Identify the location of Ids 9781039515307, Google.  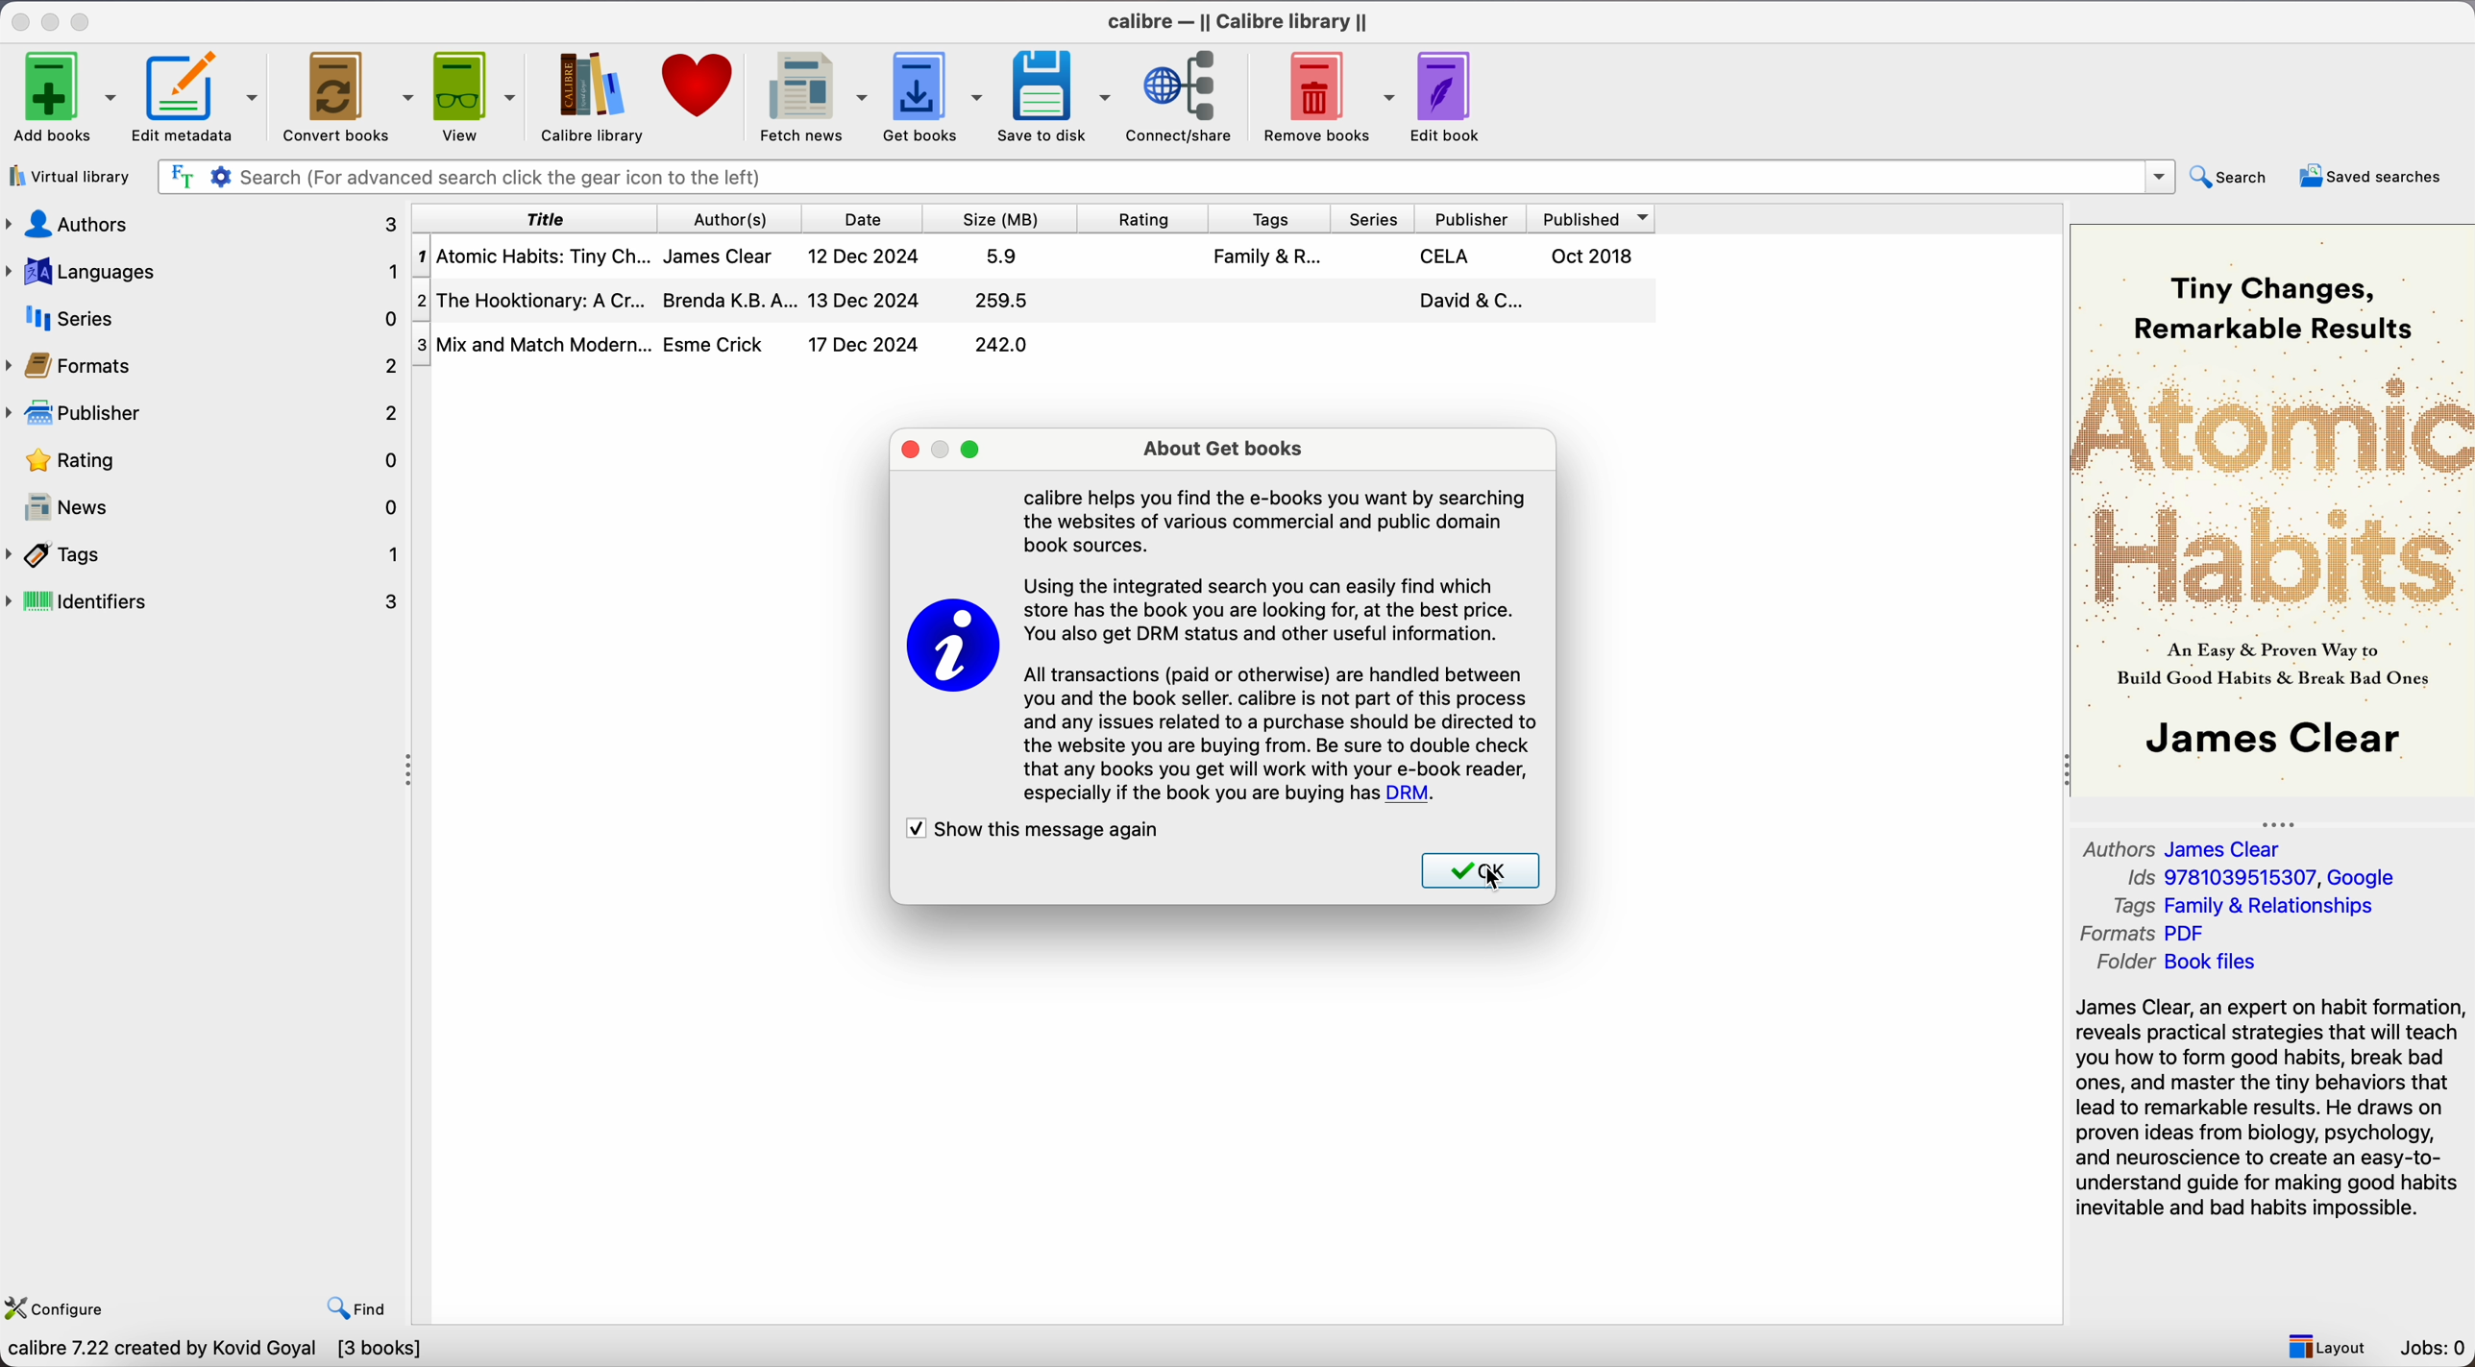
(2263, 879).